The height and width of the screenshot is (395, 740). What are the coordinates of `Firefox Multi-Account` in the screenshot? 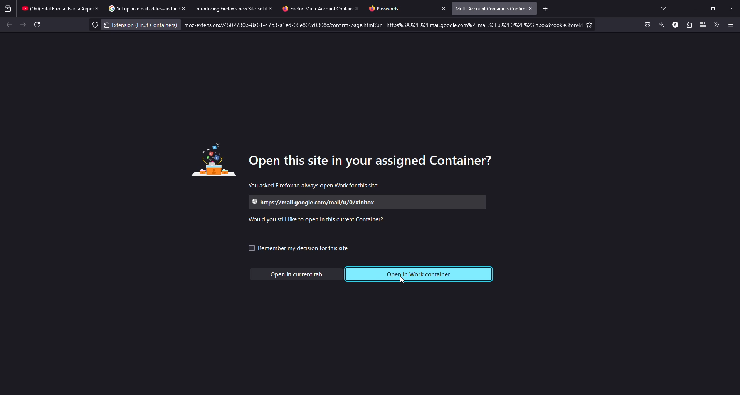 It's located at (308, 9).